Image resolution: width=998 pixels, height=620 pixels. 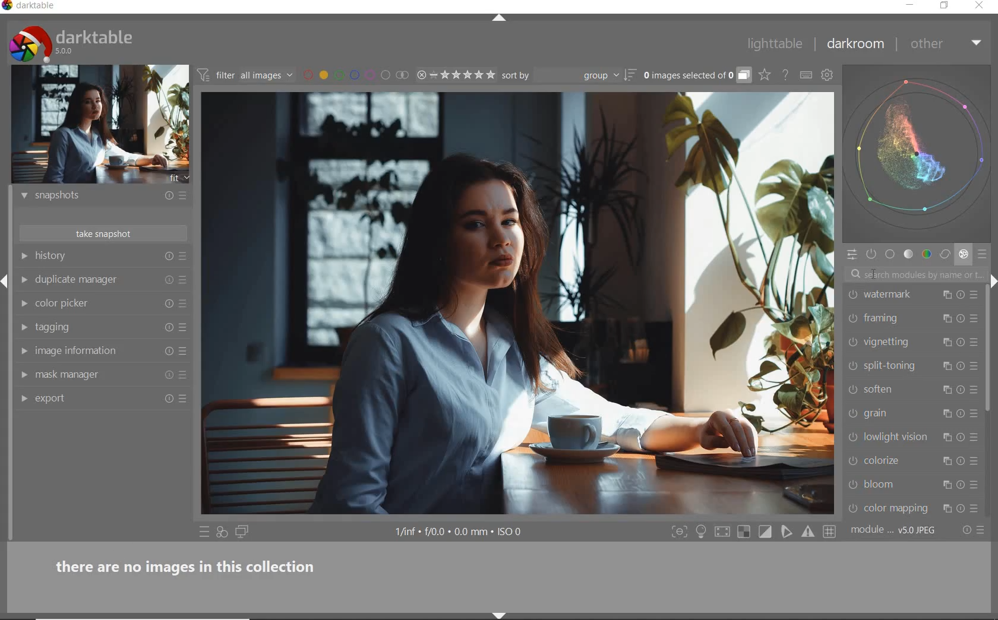 I want to click on history, so click(x=86, y=255).